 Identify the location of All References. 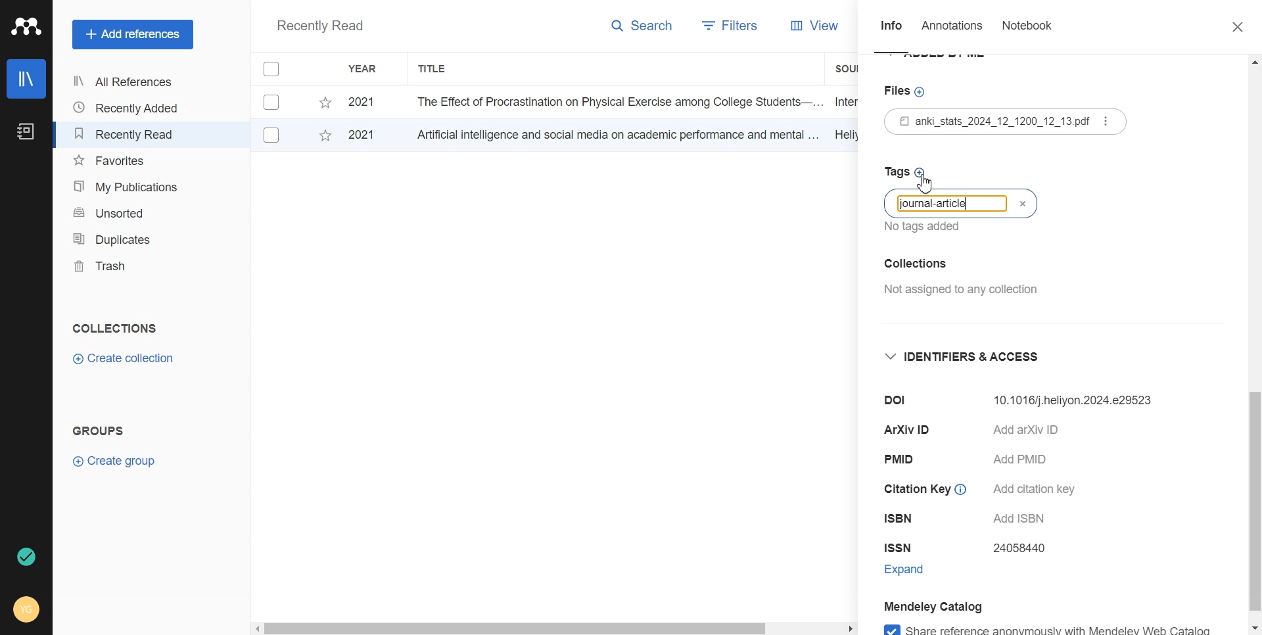
(128, 82).